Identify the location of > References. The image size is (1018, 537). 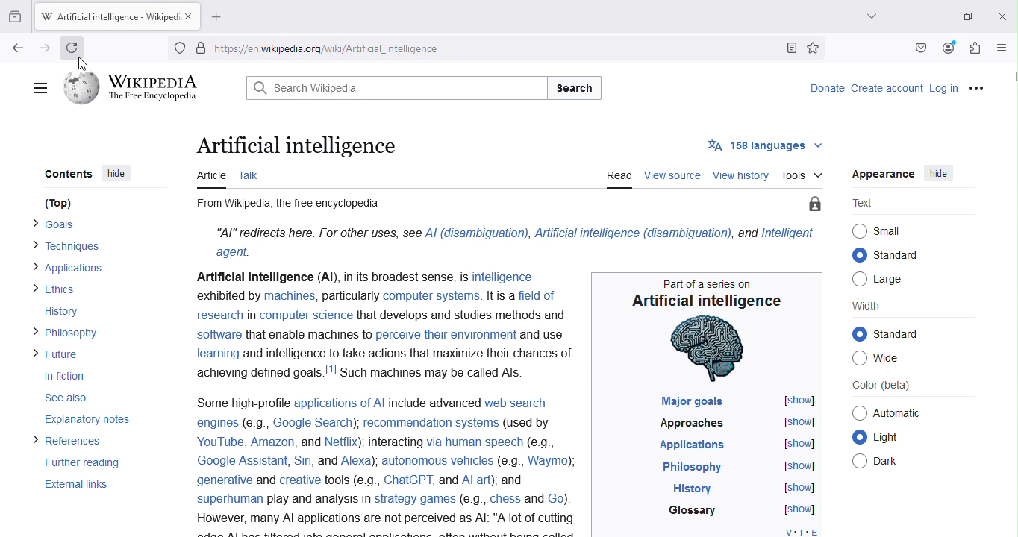
(73, 439).